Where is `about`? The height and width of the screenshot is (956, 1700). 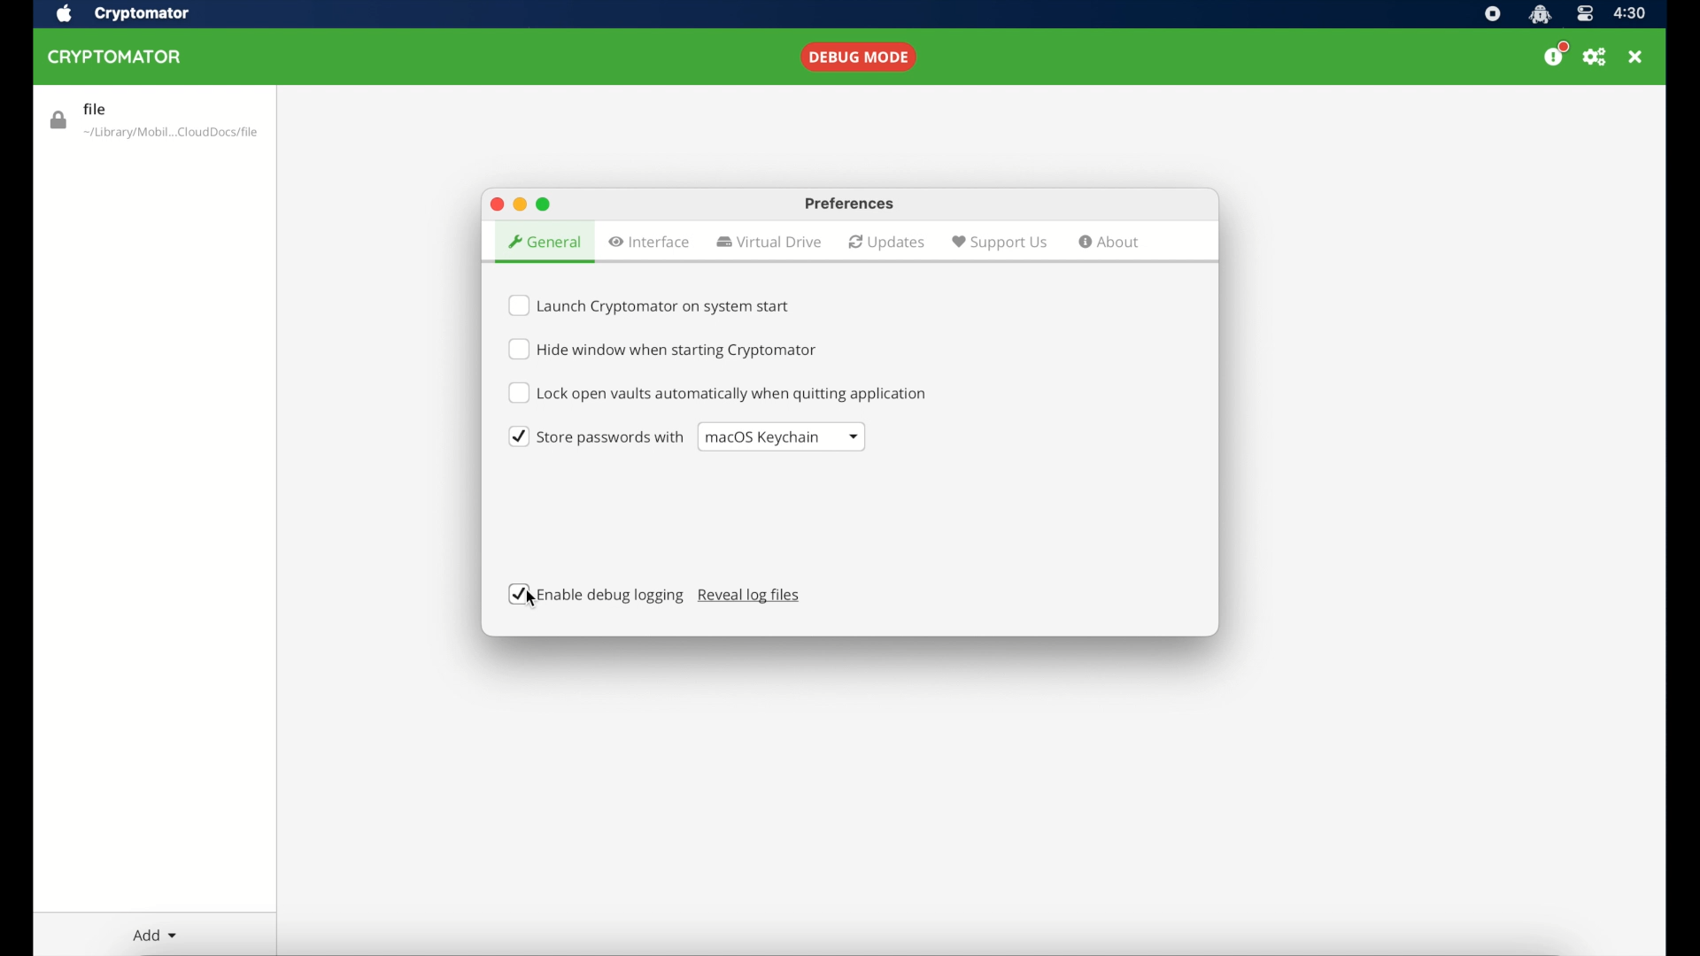
about is located at coordinates (1110, 243).